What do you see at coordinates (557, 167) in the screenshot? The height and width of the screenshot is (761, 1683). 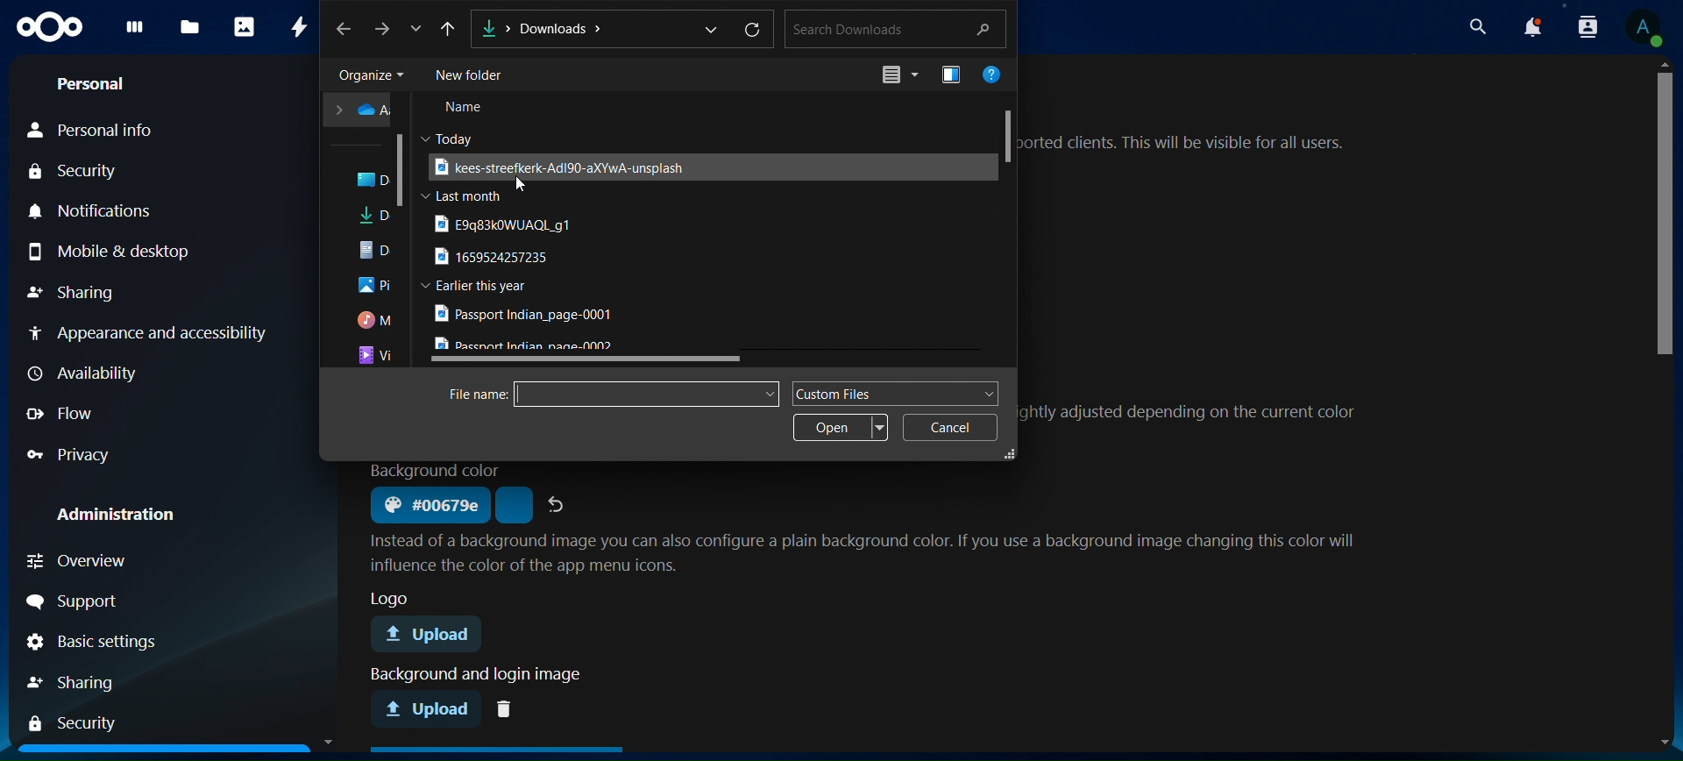 I see `file` at bounding box center [557, 167].